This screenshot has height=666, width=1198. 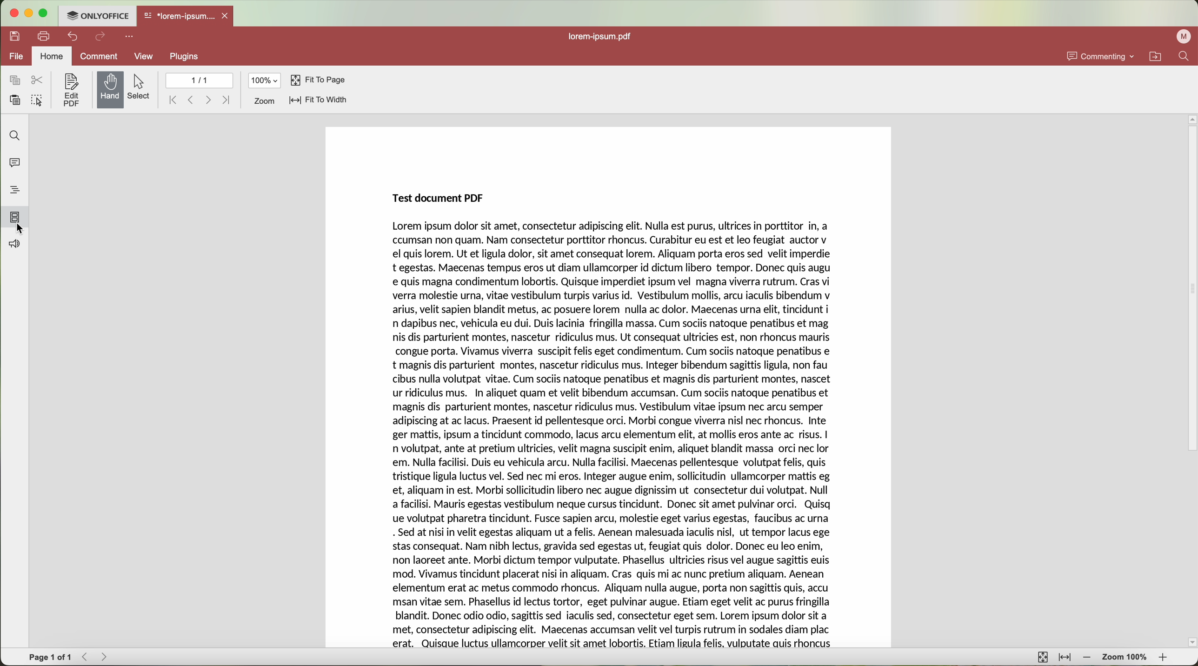 What do you see at coordinates (27, 13) in the screenshot?
I see `minimize program` at bounding box center [27, 13].